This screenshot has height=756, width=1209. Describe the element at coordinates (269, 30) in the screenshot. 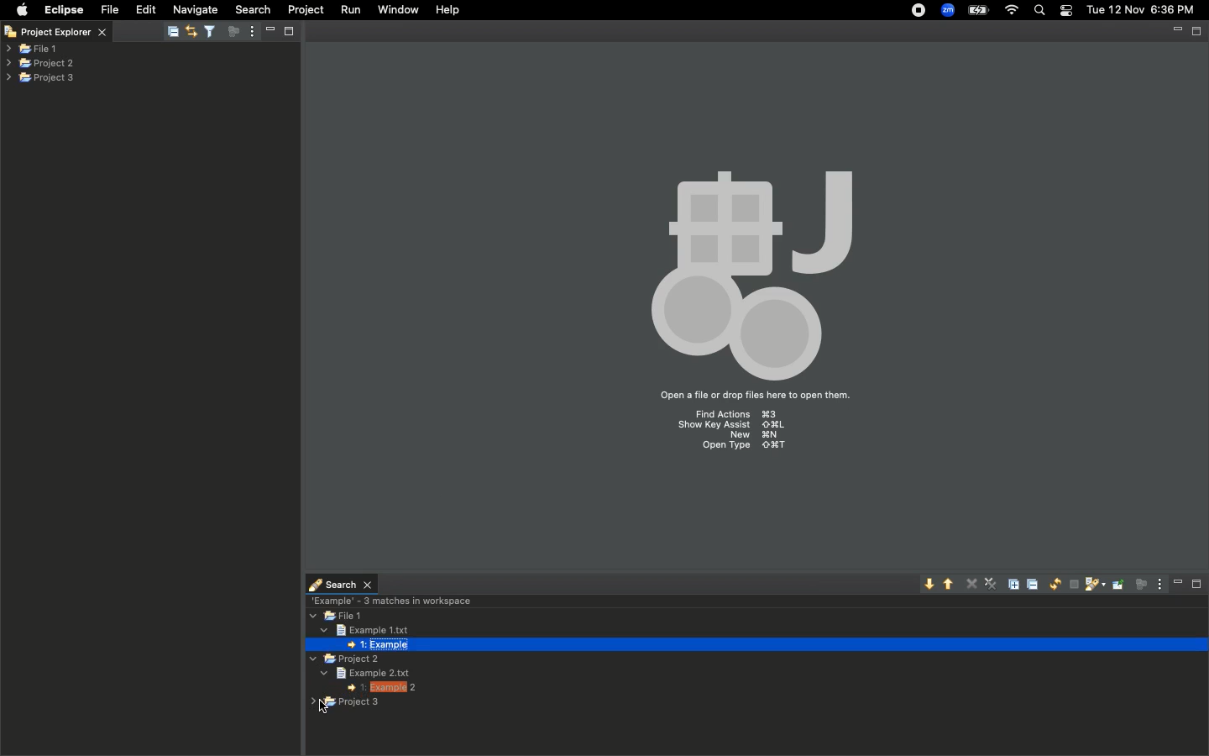

I see `minimize` at that location.